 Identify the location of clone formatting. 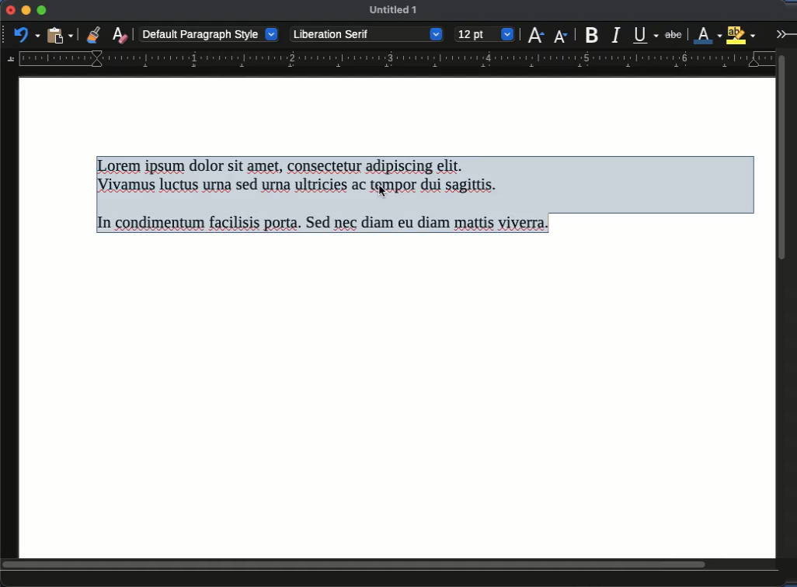
(93, 34).